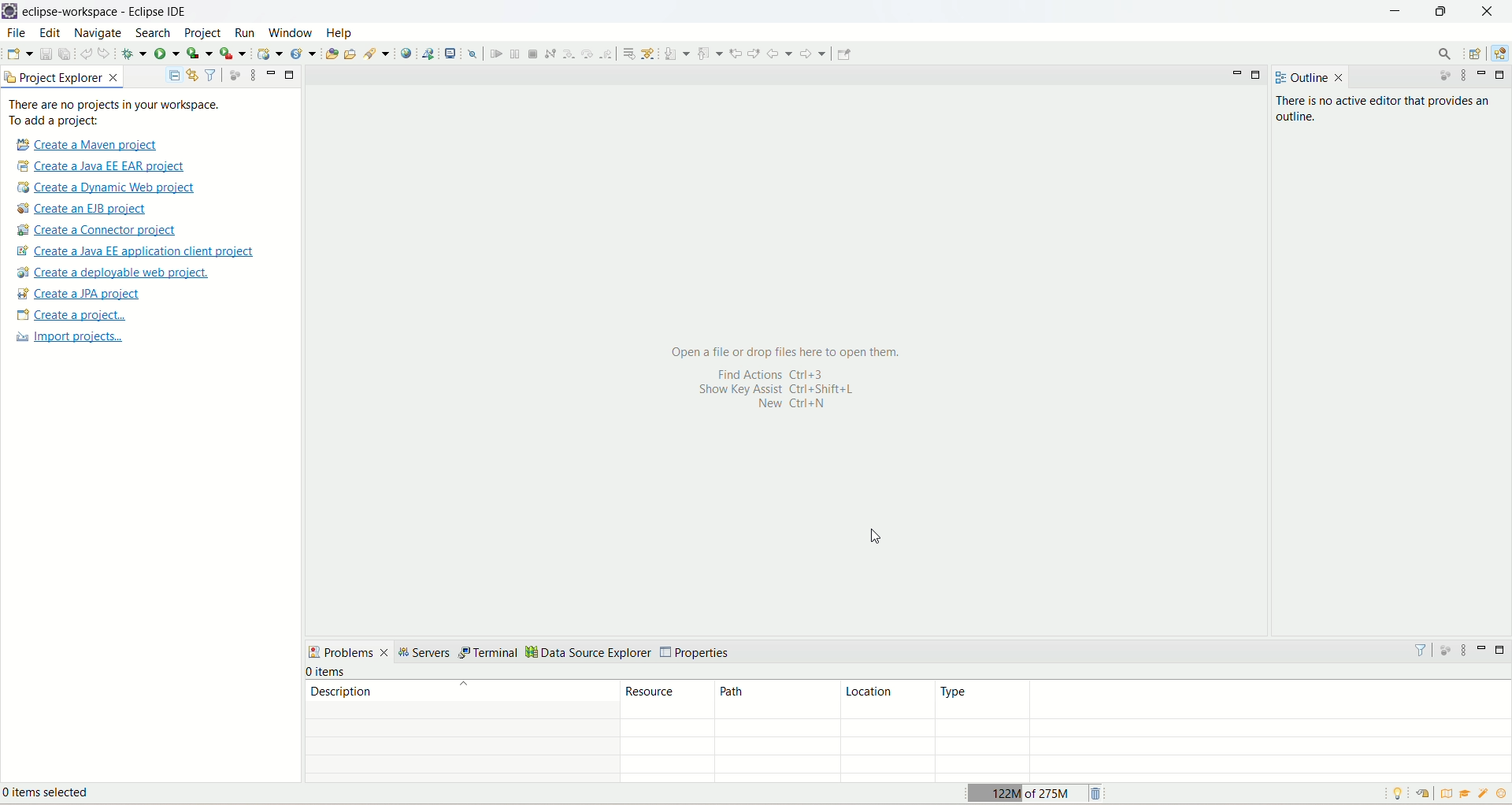  I want to click on launch web service, so click(428, 53).